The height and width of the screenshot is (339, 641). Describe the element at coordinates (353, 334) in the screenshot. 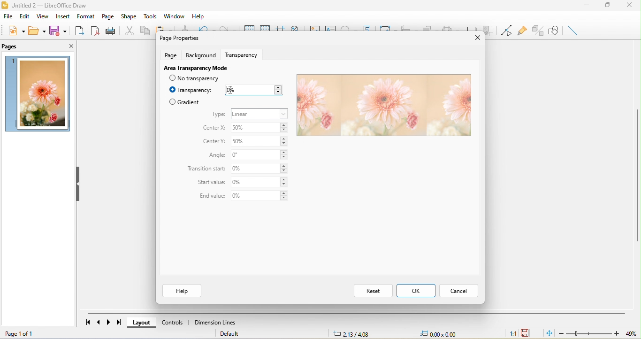

I see `2.13/4.08` at that location.